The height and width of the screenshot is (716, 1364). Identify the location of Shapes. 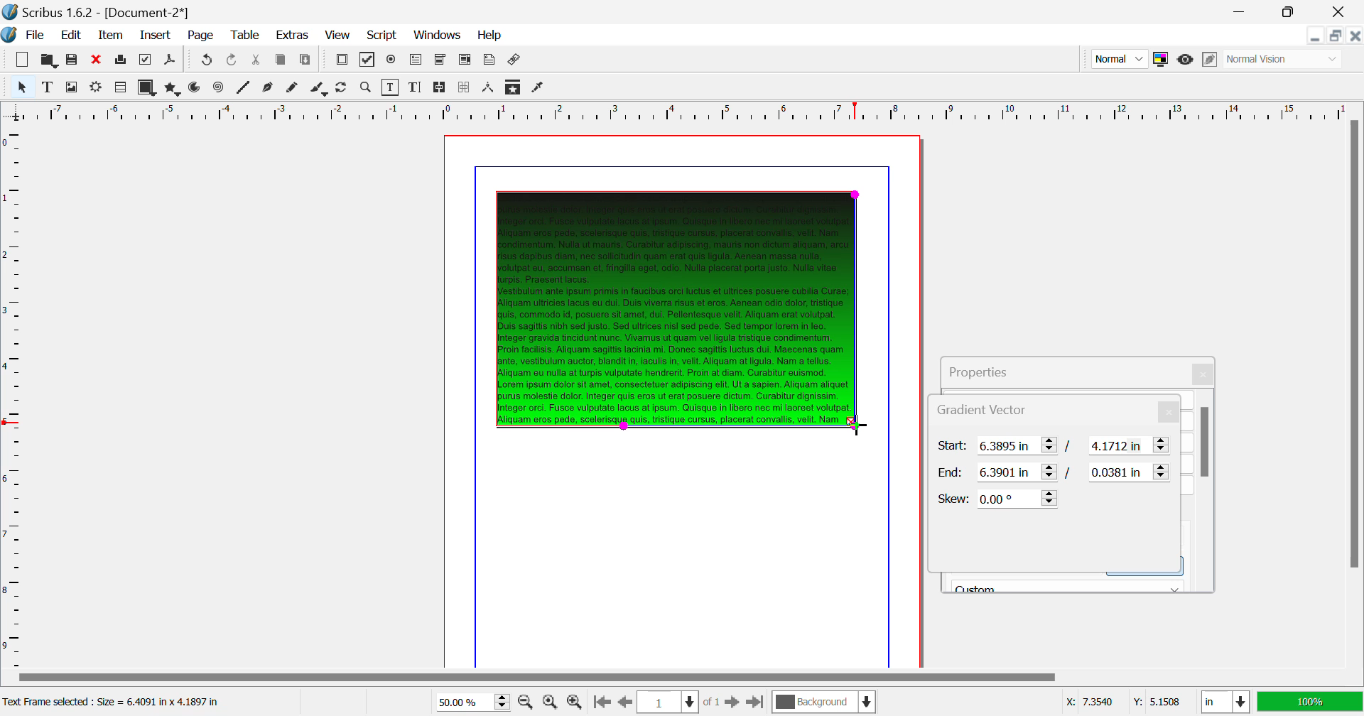
(146, 87).